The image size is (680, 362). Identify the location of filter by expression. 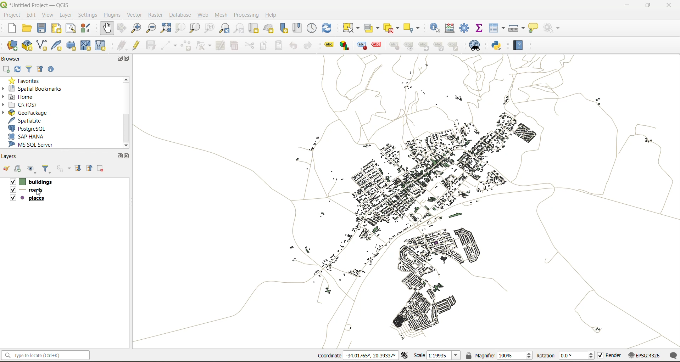
(65, 168).